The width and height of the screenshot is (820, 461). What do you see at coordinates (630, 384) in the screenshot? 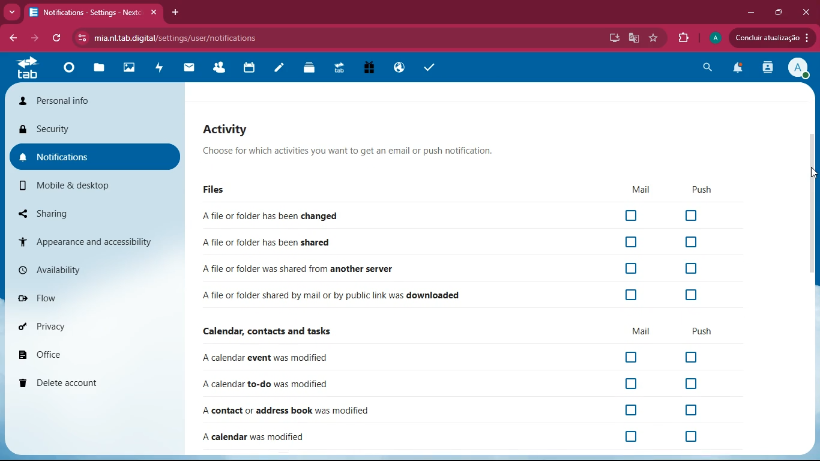
I see `off` at bounding box center [630, 384].